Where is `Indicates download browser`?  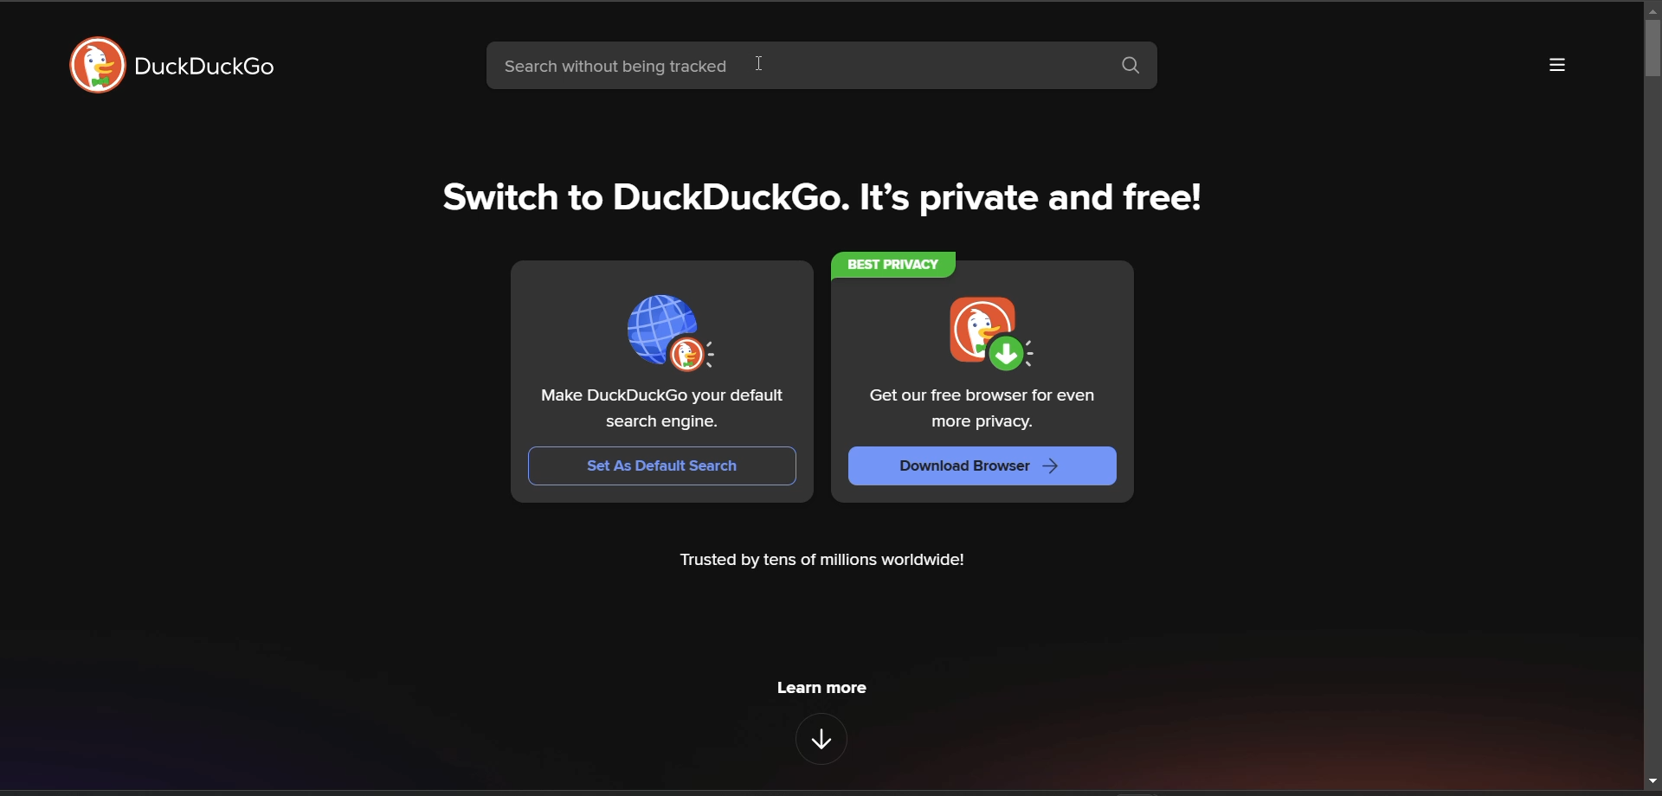
Indicates download browser is located at coordinates (992, 334).